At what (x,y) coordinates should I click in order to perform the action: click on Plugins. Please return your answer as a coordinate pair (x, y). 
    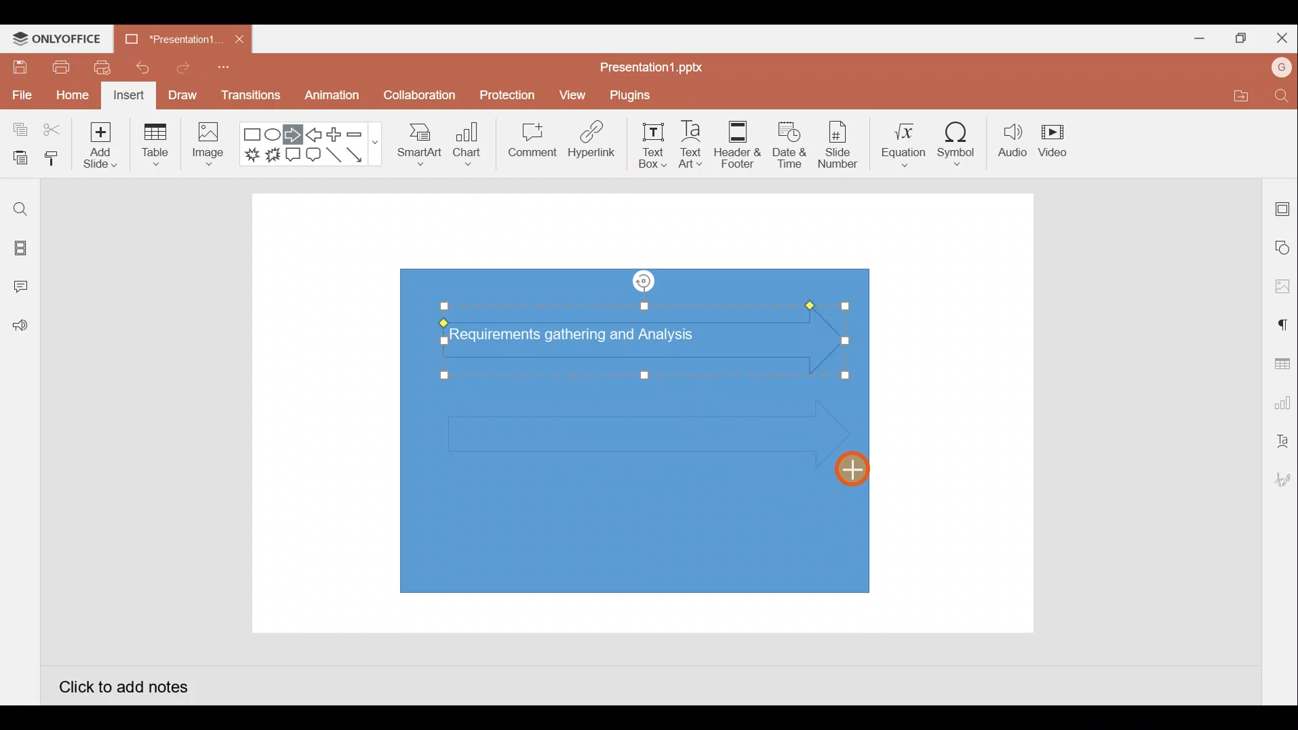
    Looking at the image, I should click on (640, 93).